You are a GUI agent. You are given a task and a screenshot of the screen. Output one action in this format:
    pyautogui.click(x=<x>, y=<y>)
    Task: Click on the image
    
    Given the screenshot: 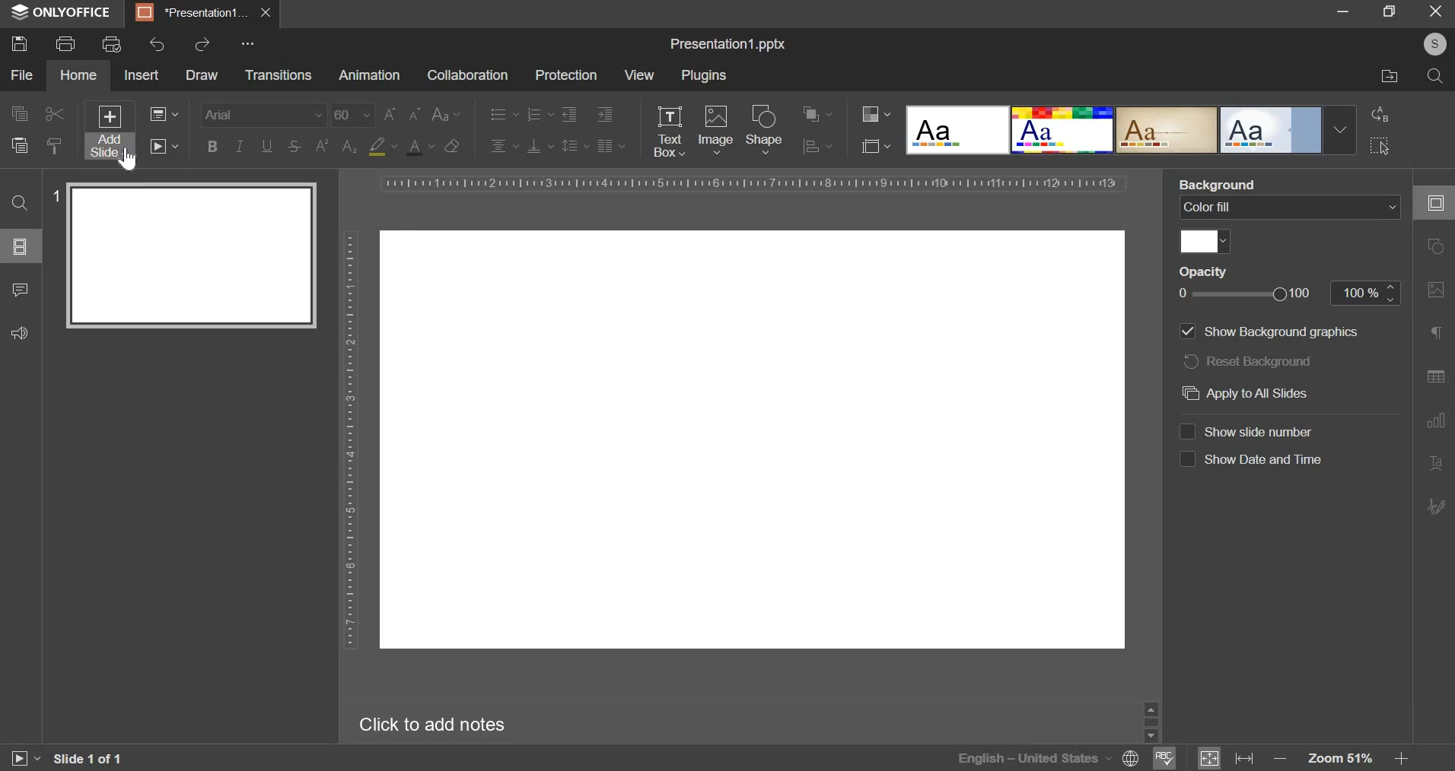 What is the action you would take?
    pyautogui.click(x=716, y=128)
    